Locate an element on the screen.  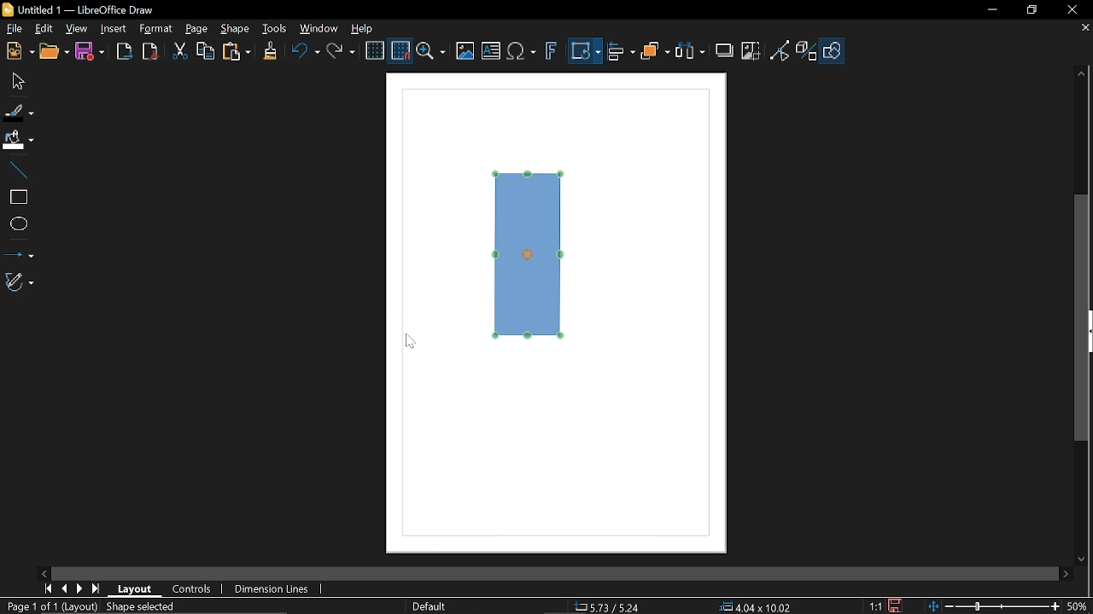
1:1 (Scaling factor) is located at coordinates (875, 606).